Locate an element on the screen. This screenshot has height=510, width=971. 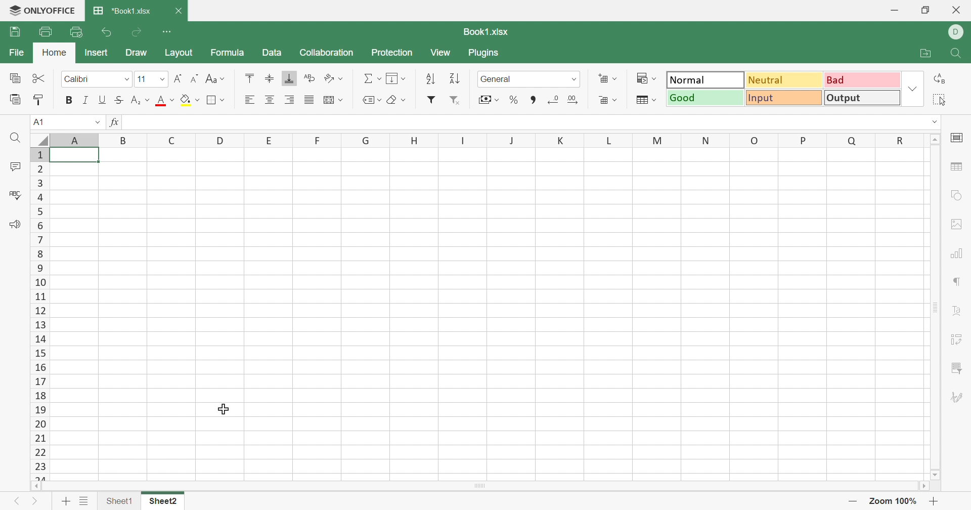
E is located at coordinates (268, 140).